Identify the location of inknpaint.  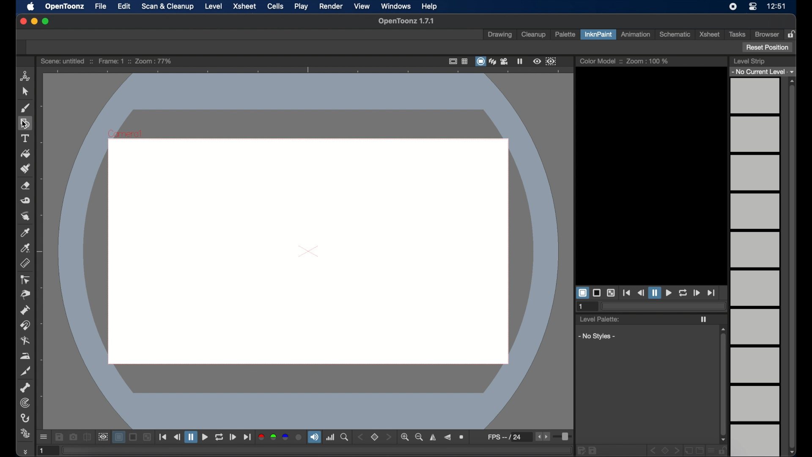
(598, 34).